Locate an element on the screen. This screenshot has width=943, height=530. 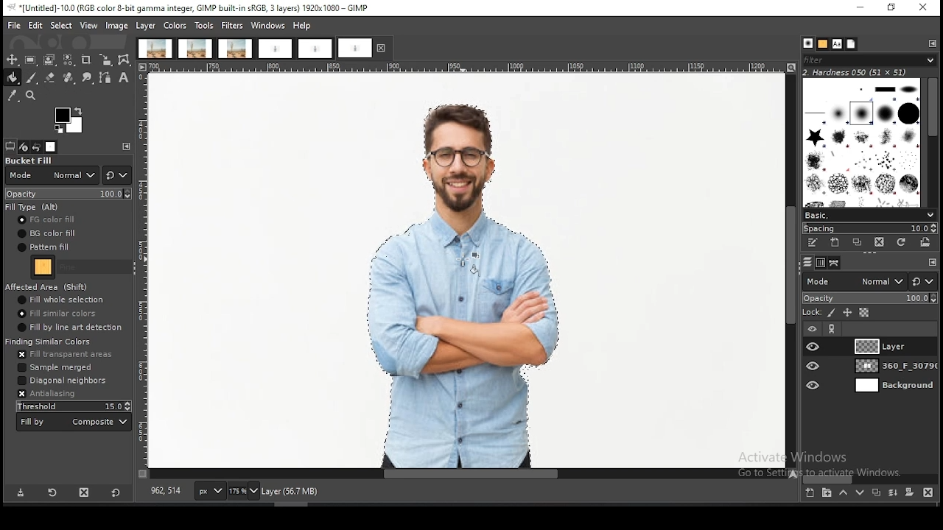
smudge tool is located at coordinates (88, 78).